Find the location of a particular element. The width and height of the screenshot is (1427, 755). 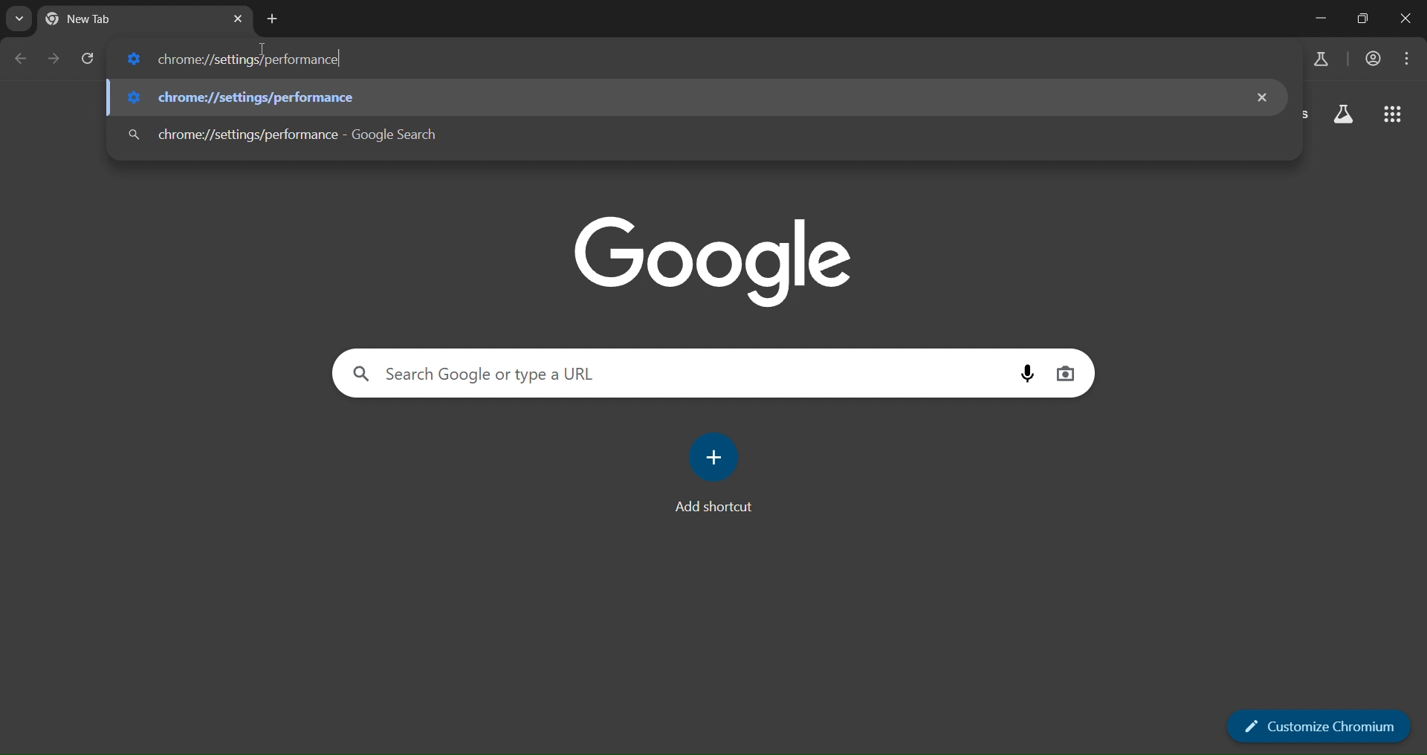

search labs is located at coordinates (1342, 117).